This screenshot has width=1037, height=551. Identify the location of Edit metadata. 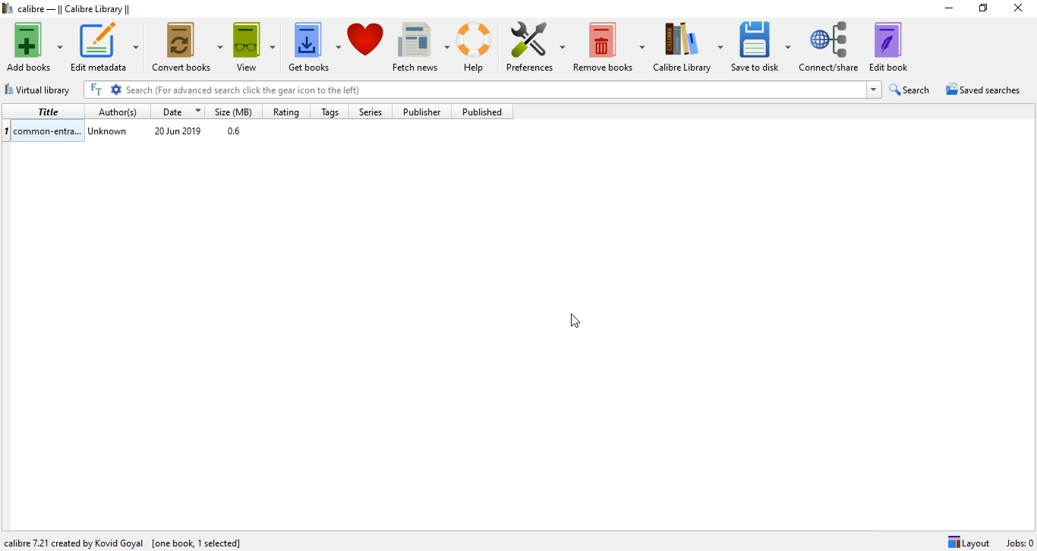
(106, 47).